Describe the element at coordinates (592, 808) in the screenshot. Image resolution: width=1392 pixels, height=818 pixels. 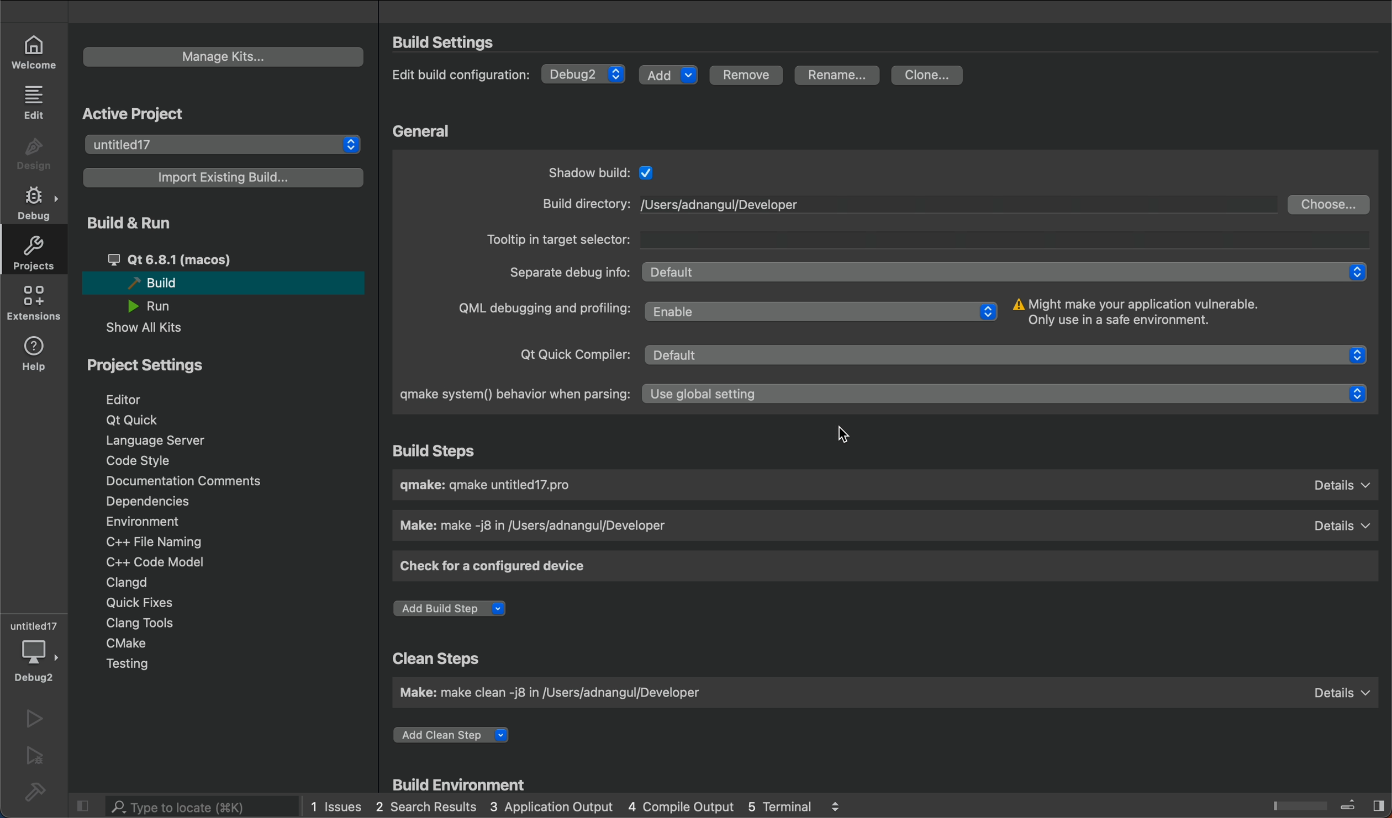
I see `logs` at that location.